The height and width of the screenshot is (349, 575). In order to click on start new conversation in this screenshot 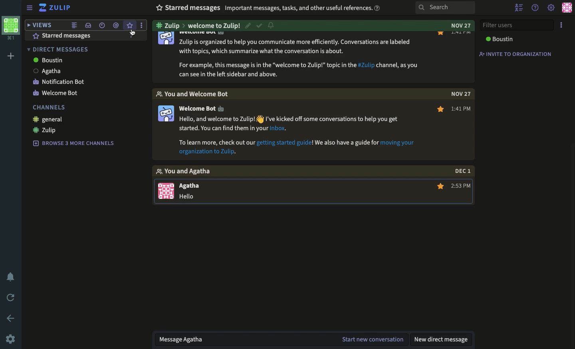, I will do `click(373, 338)`.